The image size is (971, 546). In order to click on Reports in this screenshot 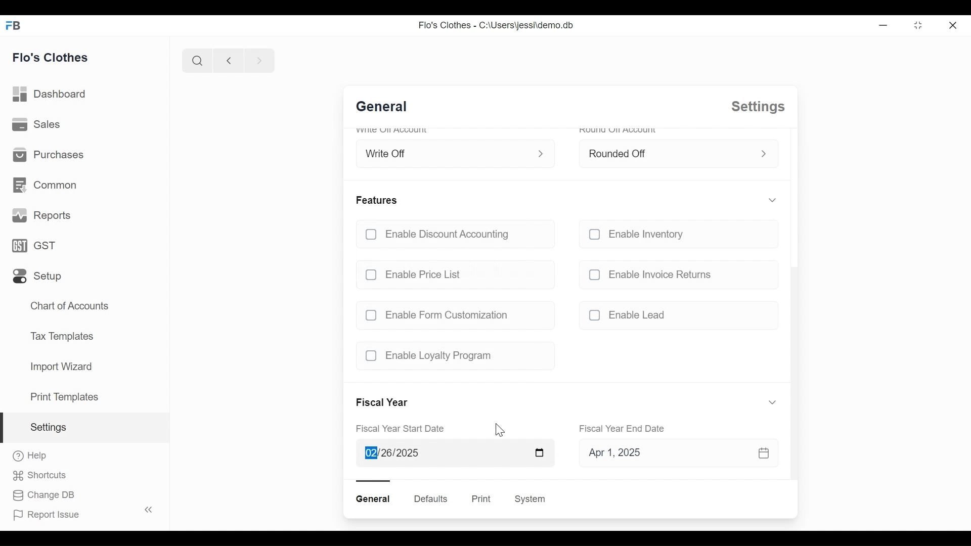, I will do `click(41, 215)`.